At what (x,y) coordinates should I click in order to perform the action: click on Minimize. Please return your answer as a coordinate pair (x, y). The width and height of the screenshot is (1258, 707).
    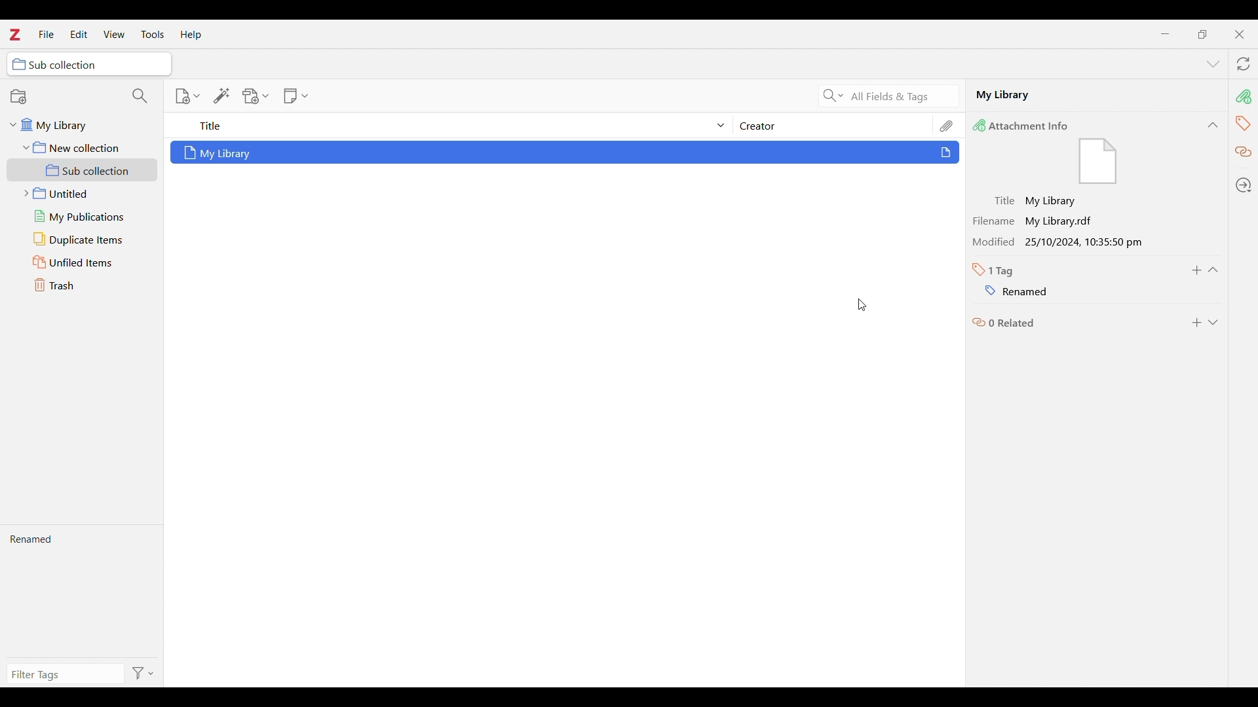
    Looking at the image, I should click on (1166, 34).